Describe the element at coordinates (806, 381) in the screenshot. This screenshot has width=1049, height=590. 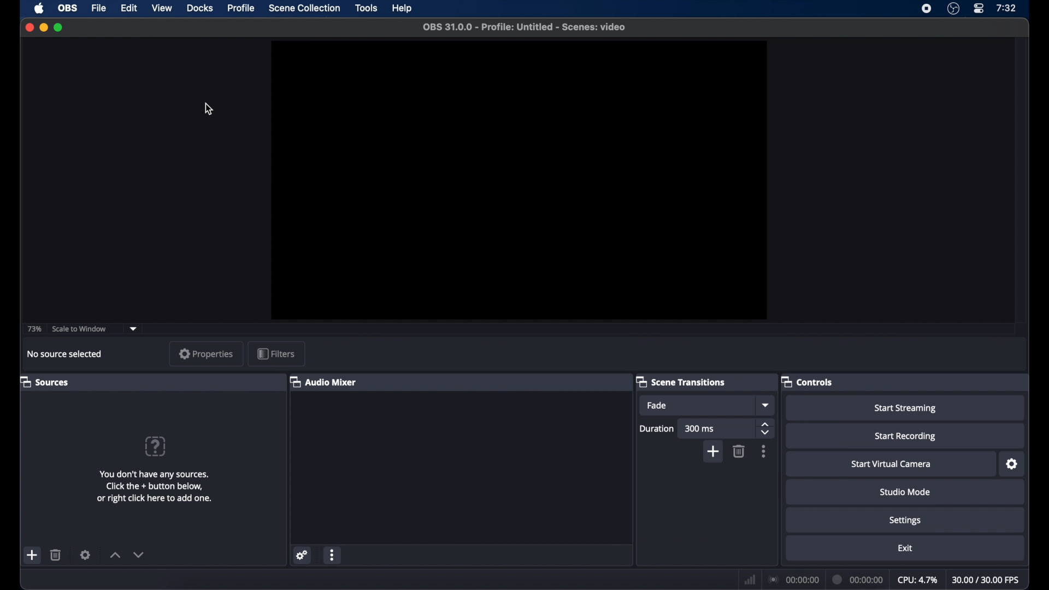
I see `controls` at that location.